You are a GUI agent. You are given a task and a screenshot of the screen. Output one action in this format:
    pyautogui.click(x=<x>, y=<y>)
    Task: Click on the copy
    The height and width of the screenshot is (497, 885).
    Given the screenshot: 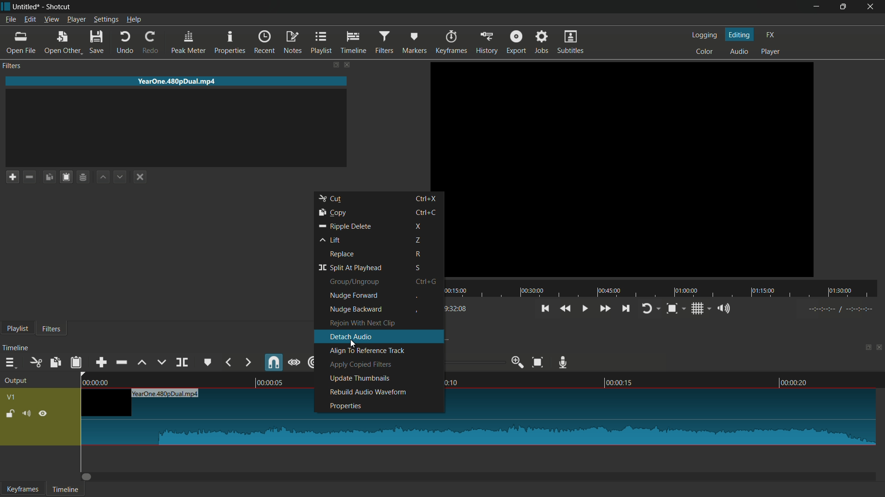 What is the action you would take?
    pyautogui.click(x=56, y=361)
    